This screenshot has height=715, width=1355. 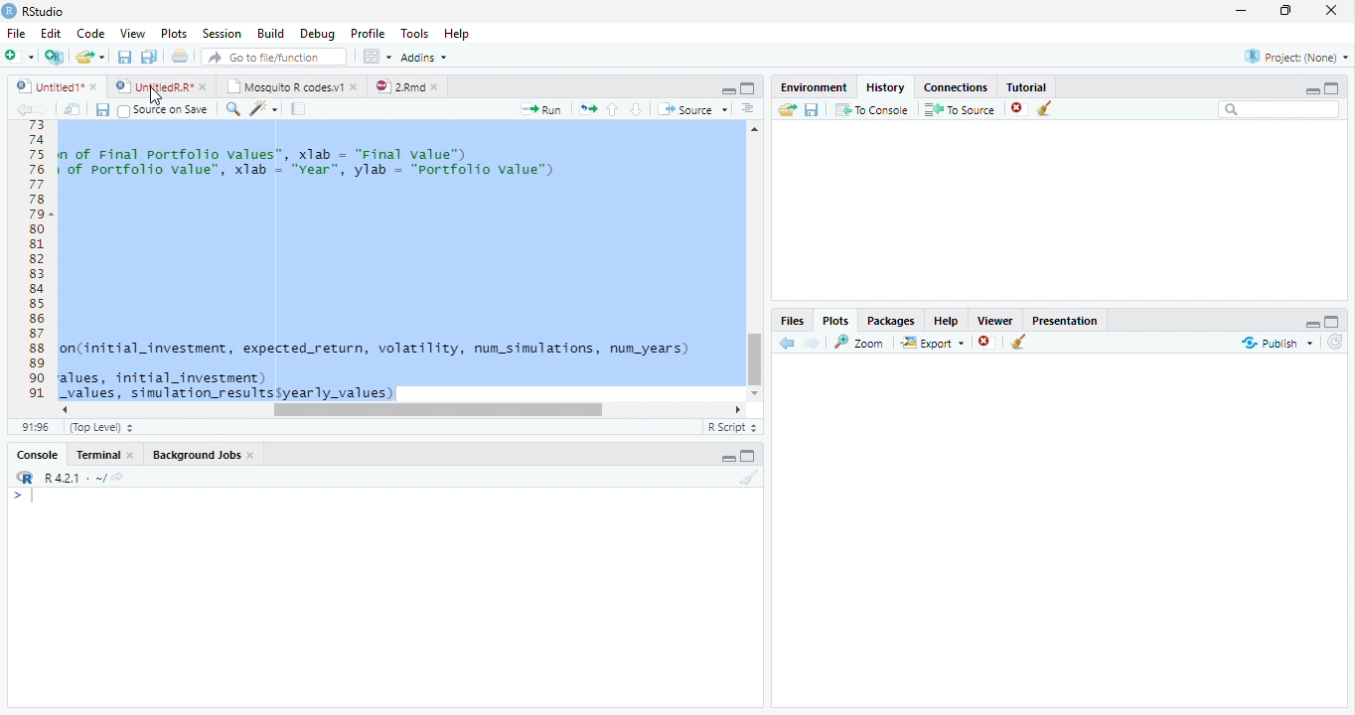 What do you see at coordinates (148, 57) in the screenshot?
I see `Save all open files` at bounding box center [148, 57].